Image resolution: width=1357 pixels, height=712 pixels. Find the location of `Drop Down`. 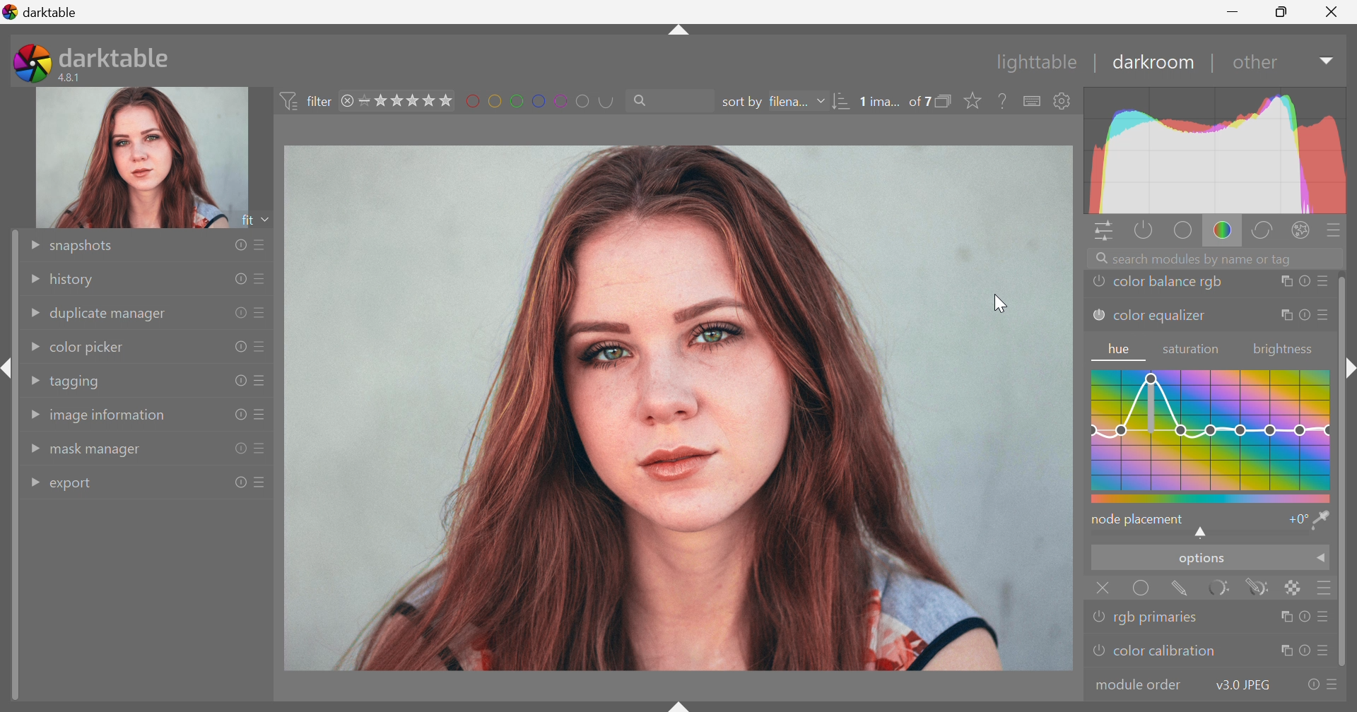

Drop Down is located at coordinates (1324, 62).